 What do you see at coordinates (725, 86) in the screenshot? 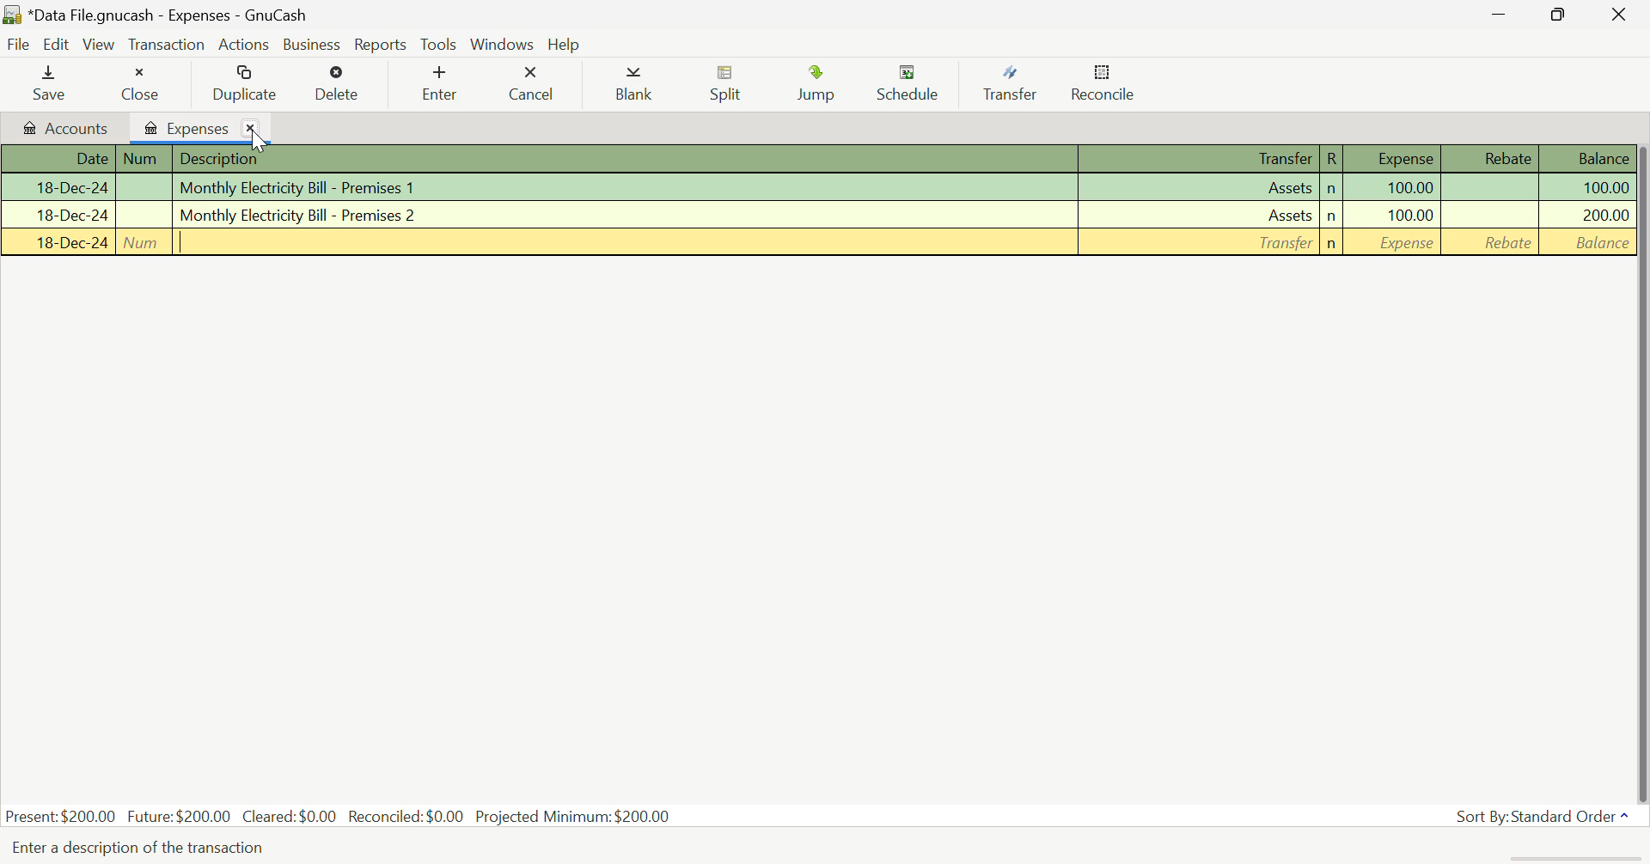
I see `Split` at bounding box center [725, 86].